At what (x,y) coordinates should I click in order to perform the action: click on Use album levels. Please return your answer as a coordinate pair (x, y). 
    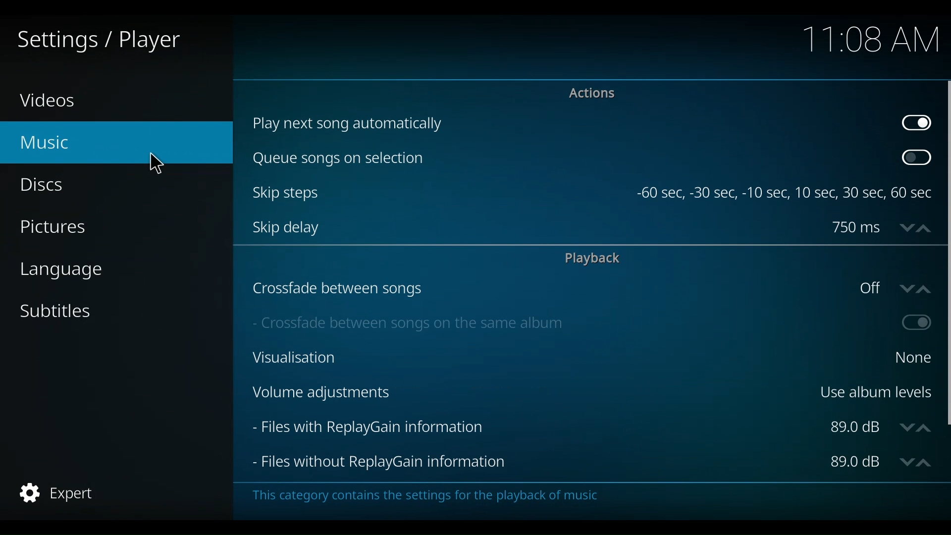
    Looking at the image, I should click on (875, 390).